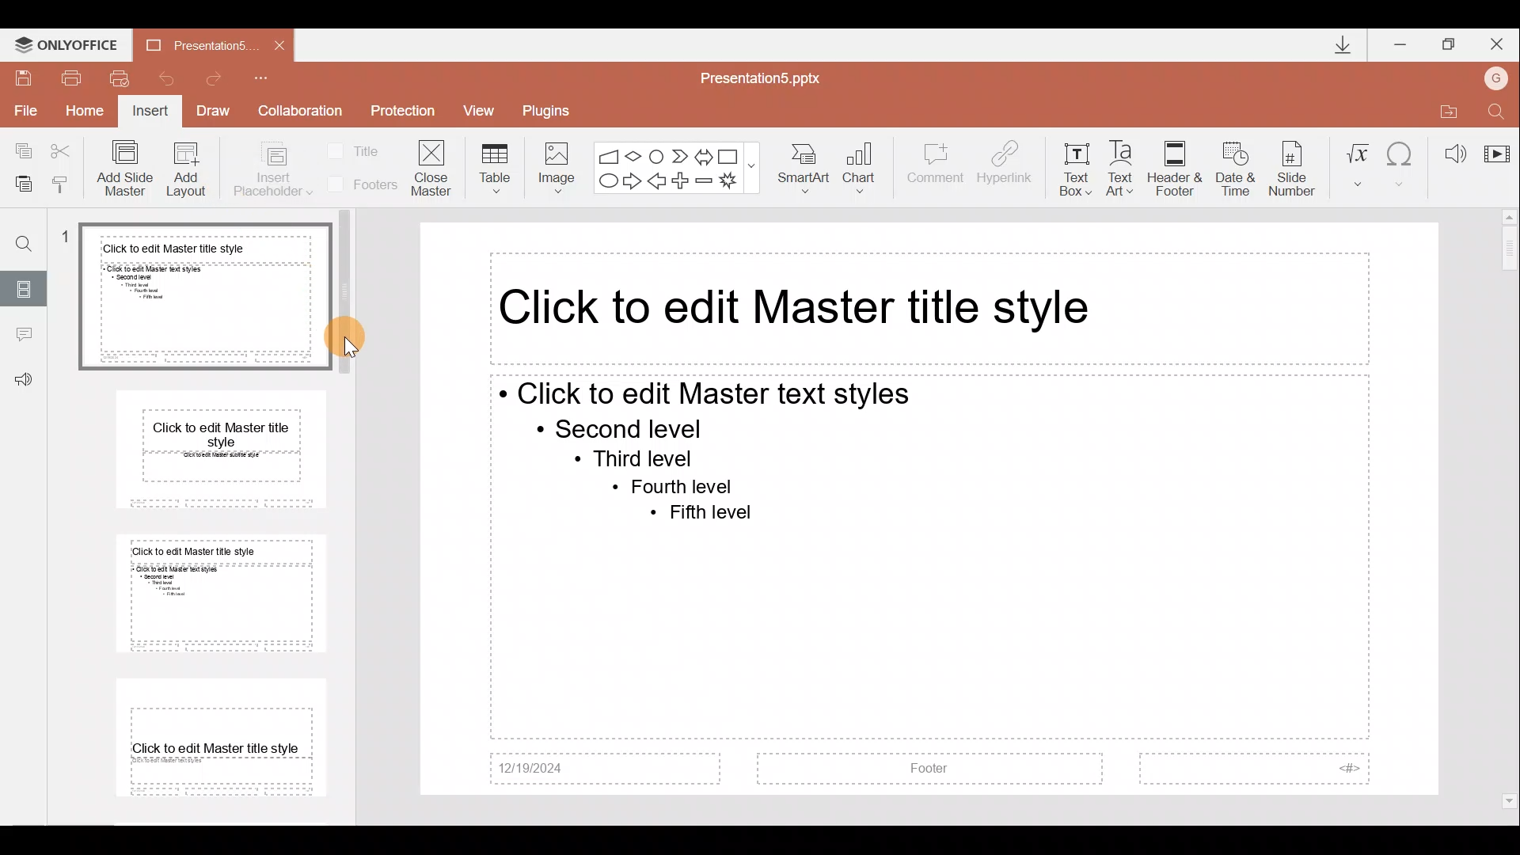  What do you see at coordinates (1445, 108) in the screenshot?
I see `Open file location` at bounding box center [1445, 108].